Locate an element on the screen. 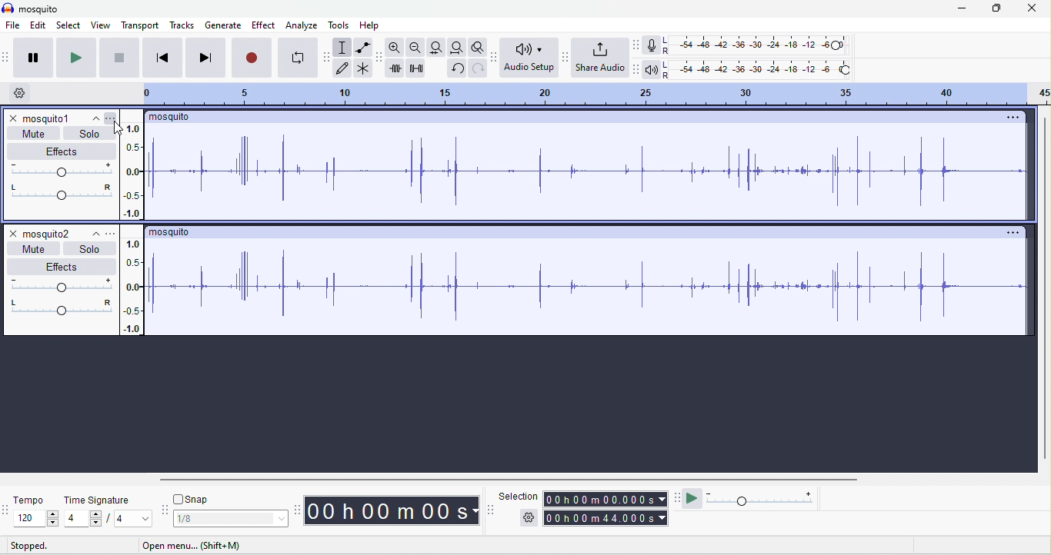  selection time tool is located at coordinates (492, 510).